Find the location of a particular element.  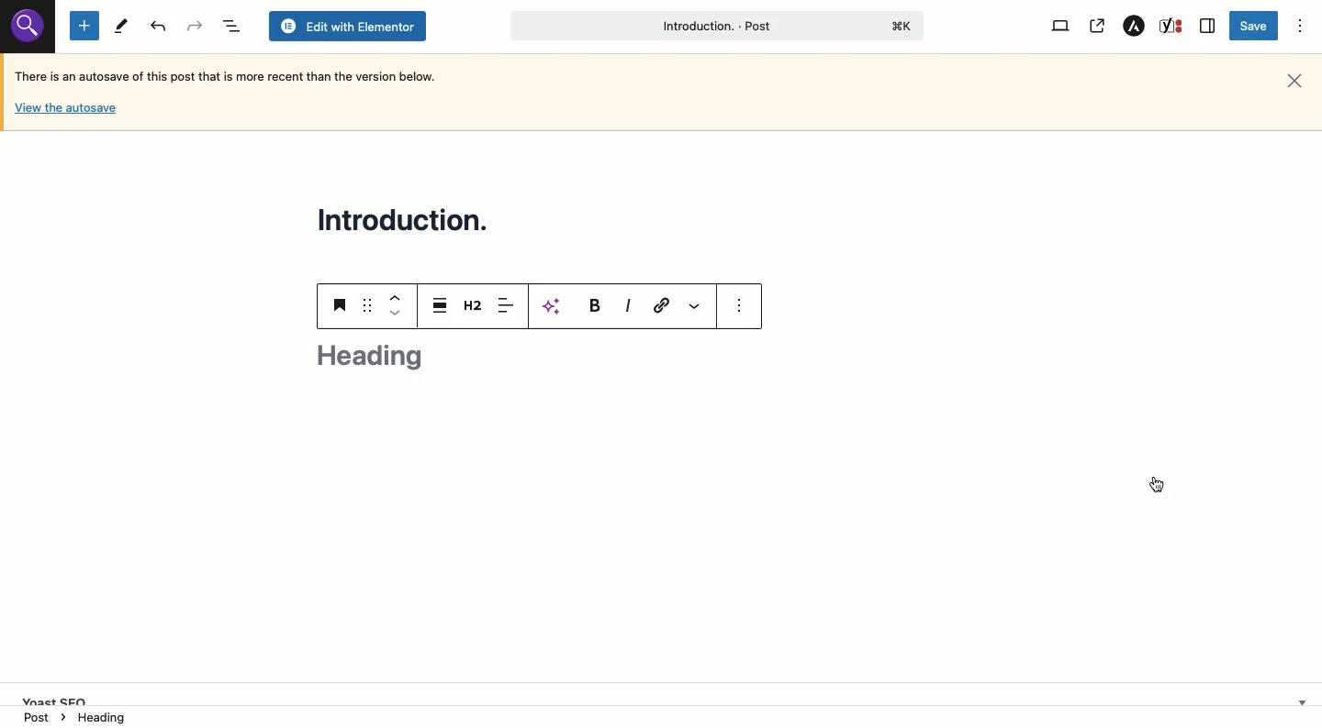

more options is located at coordinates (740, 304).